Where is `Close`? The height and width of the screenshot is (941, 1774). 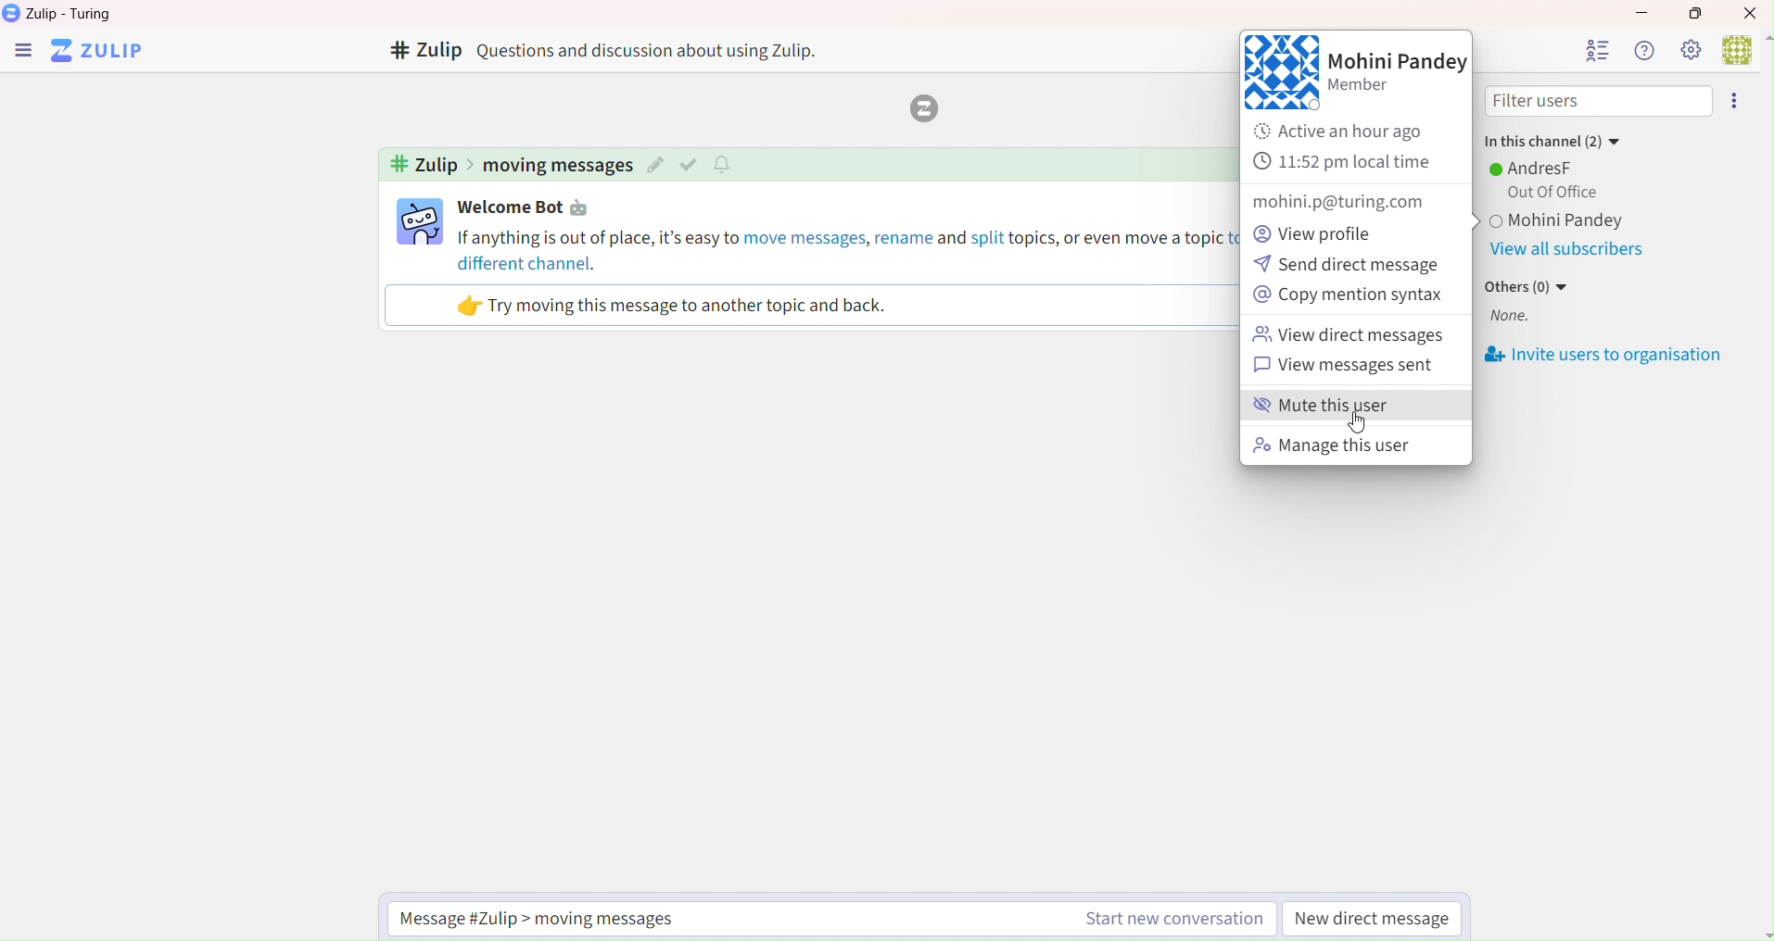 Close is located at coordinates (1752, 12).